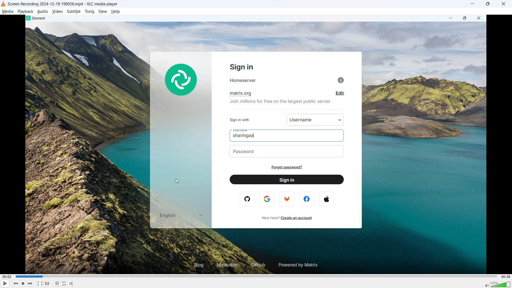 The height and width of the screenshot is (288, 512). I want to click on Playback , so click(26, 12).